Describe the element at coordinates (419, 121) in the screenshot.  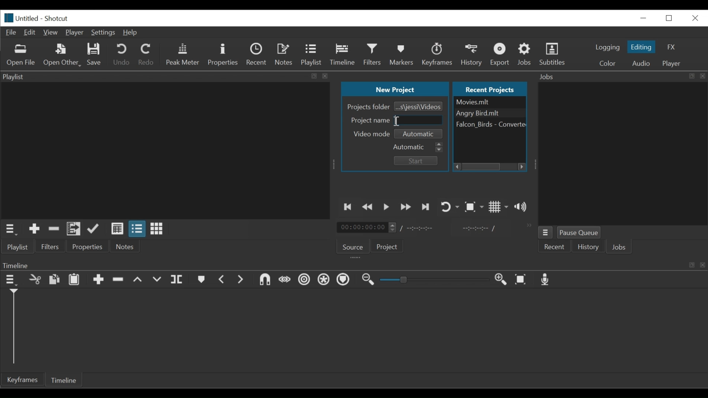
I see `Project Name Field` at that location.